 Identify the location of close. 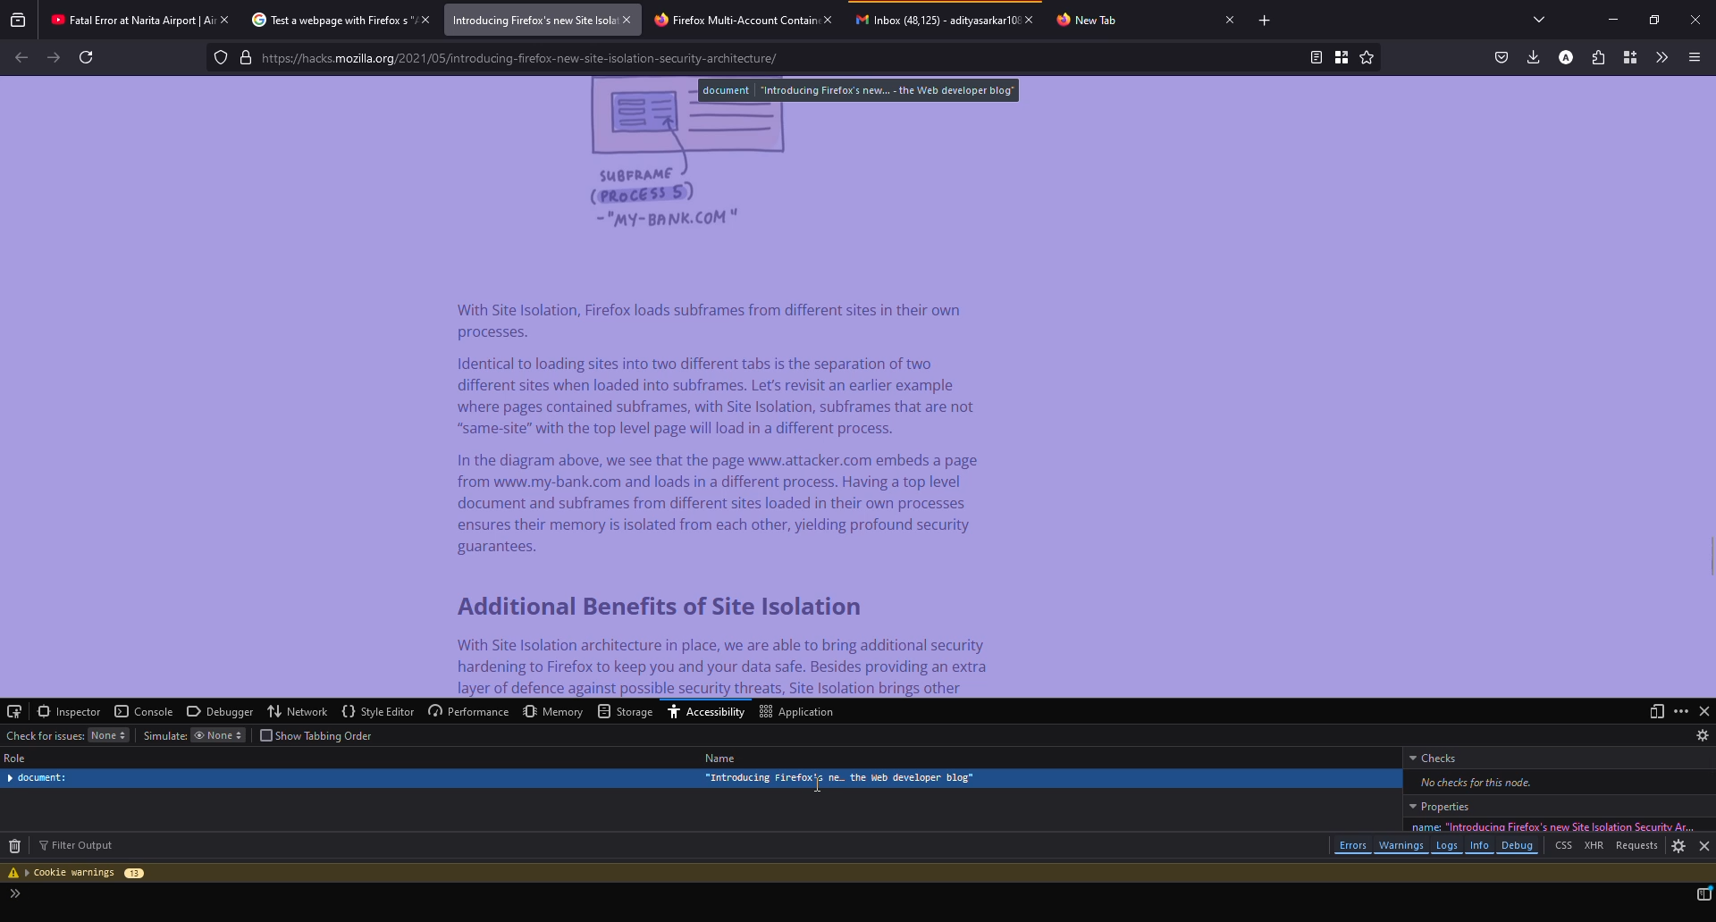
(1705, 710).